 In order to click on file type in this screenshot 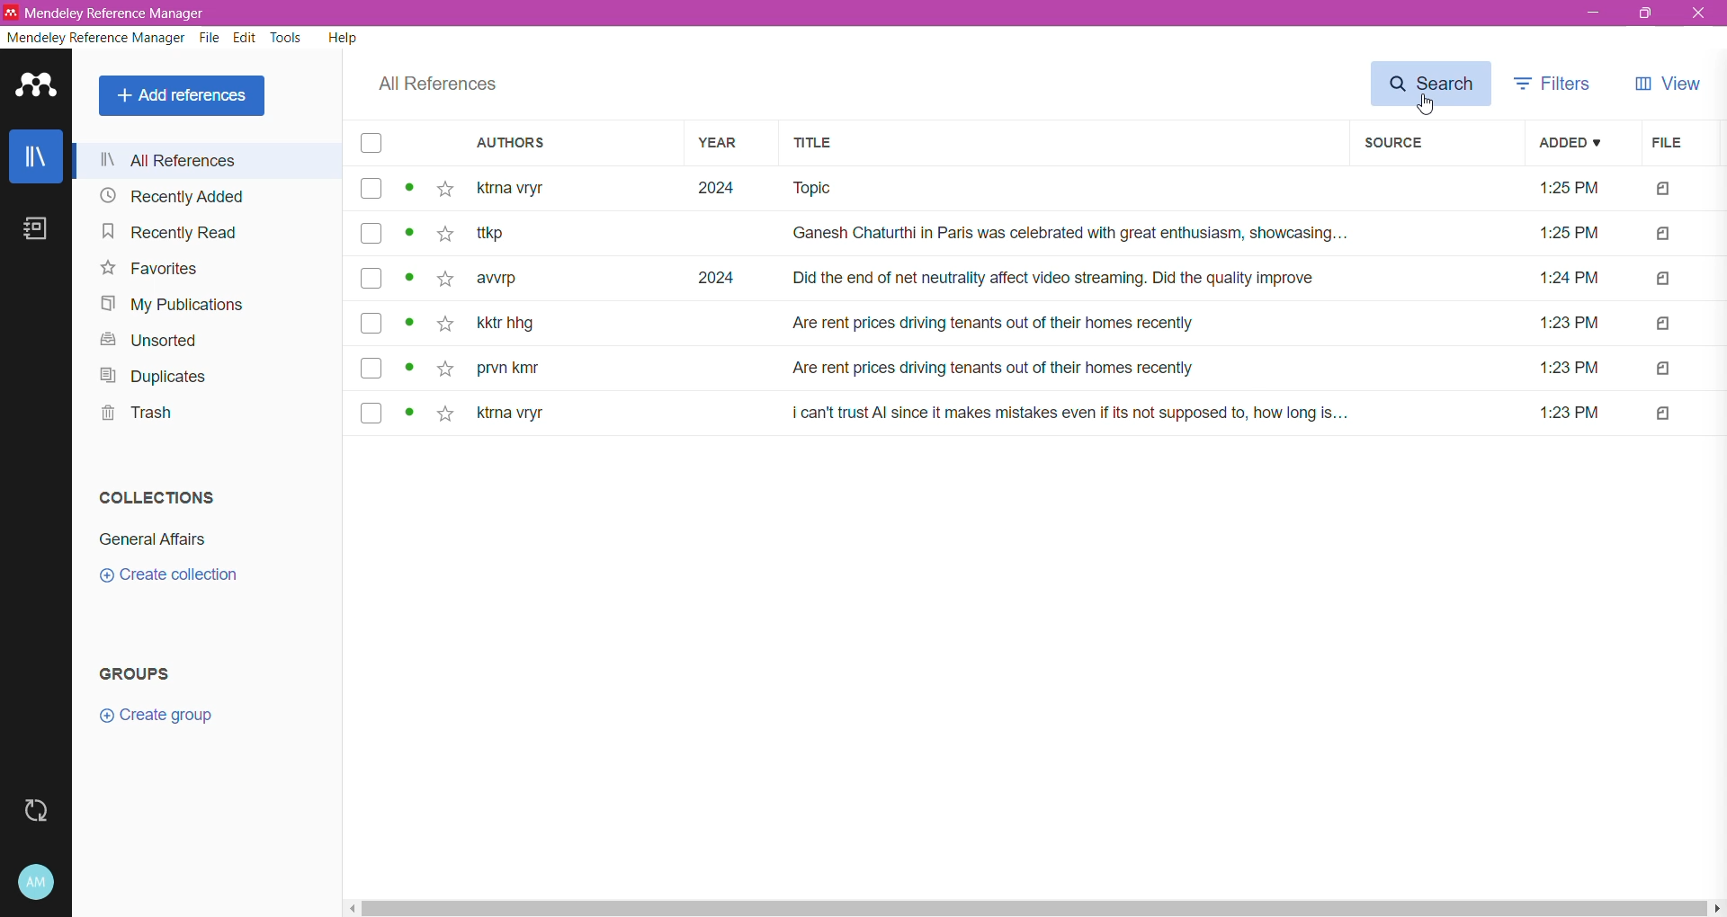, I will do `click(1666, 191)`.